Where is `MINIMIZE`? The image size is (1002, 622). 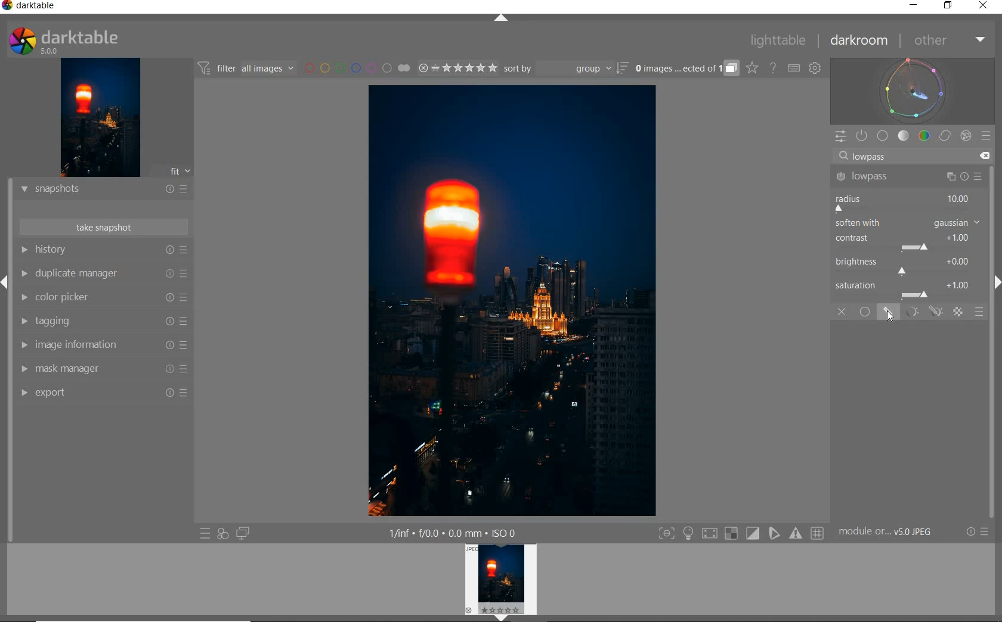 MINIMIZE is located at coordinates (912, 6).